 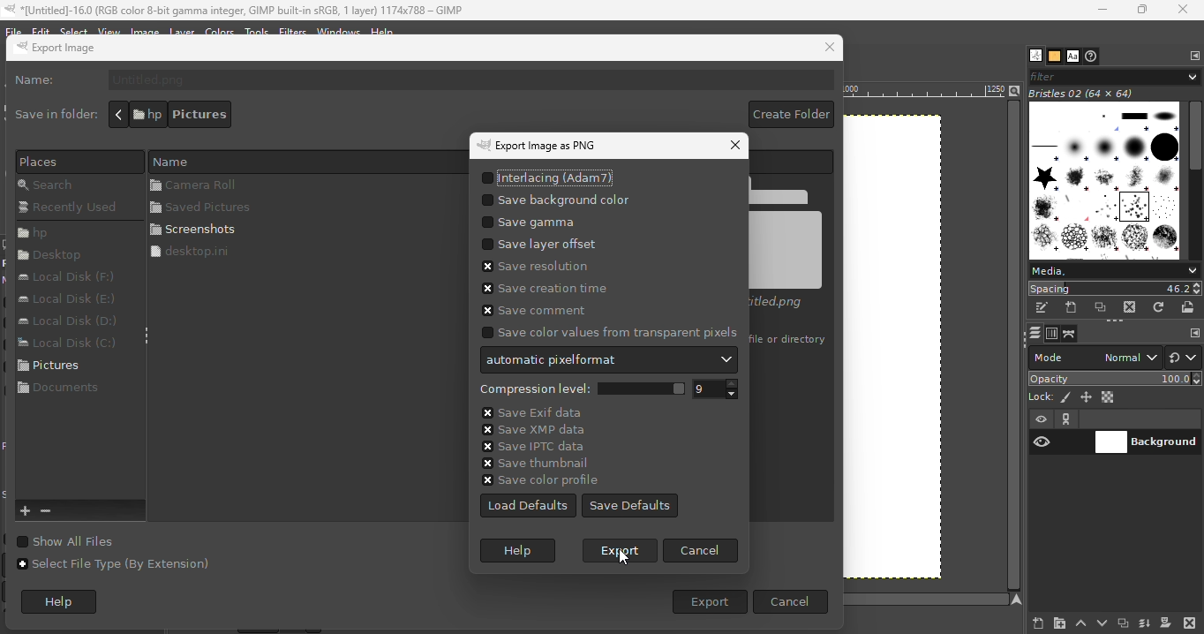 What do you see at coordinates (71, 161) in the screenshot?
I see `Pixels` at bounding box center [71, 161].